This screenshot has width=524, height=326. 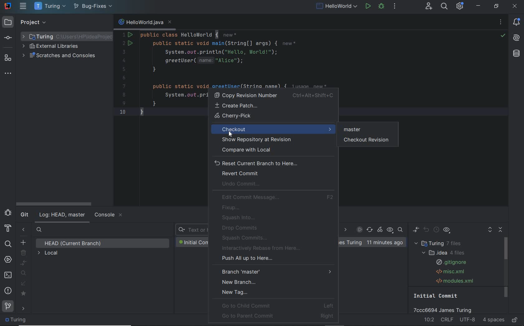 I want to click on structure, so click(x=8, y=58).